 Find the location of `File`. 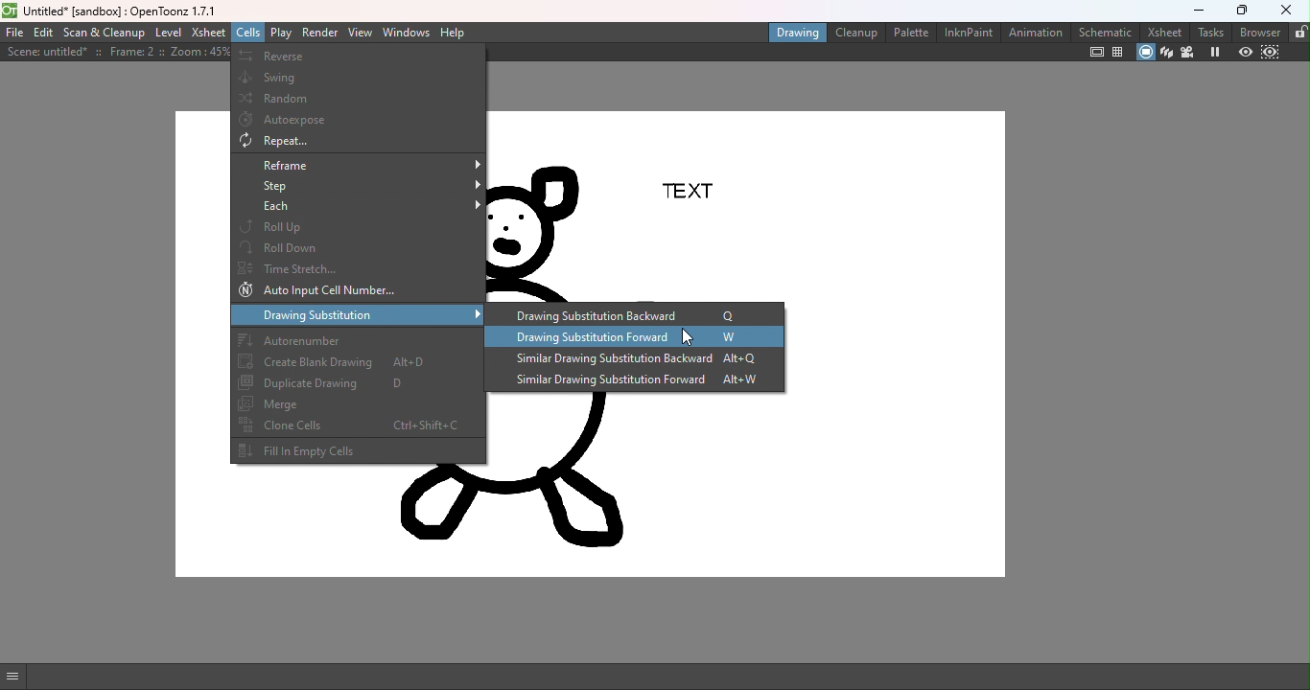

File is located at coordinates (14, 34).